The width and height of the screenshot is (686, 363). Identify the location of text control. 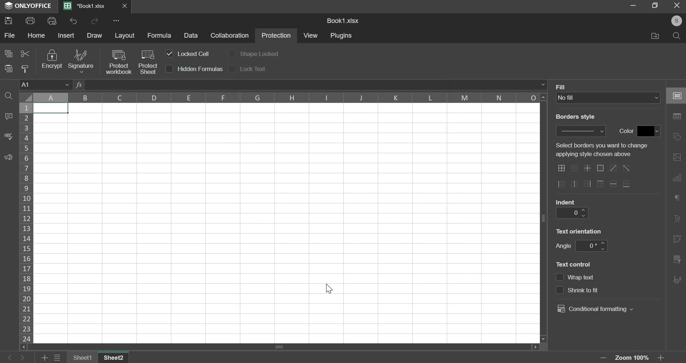
(583, 278).